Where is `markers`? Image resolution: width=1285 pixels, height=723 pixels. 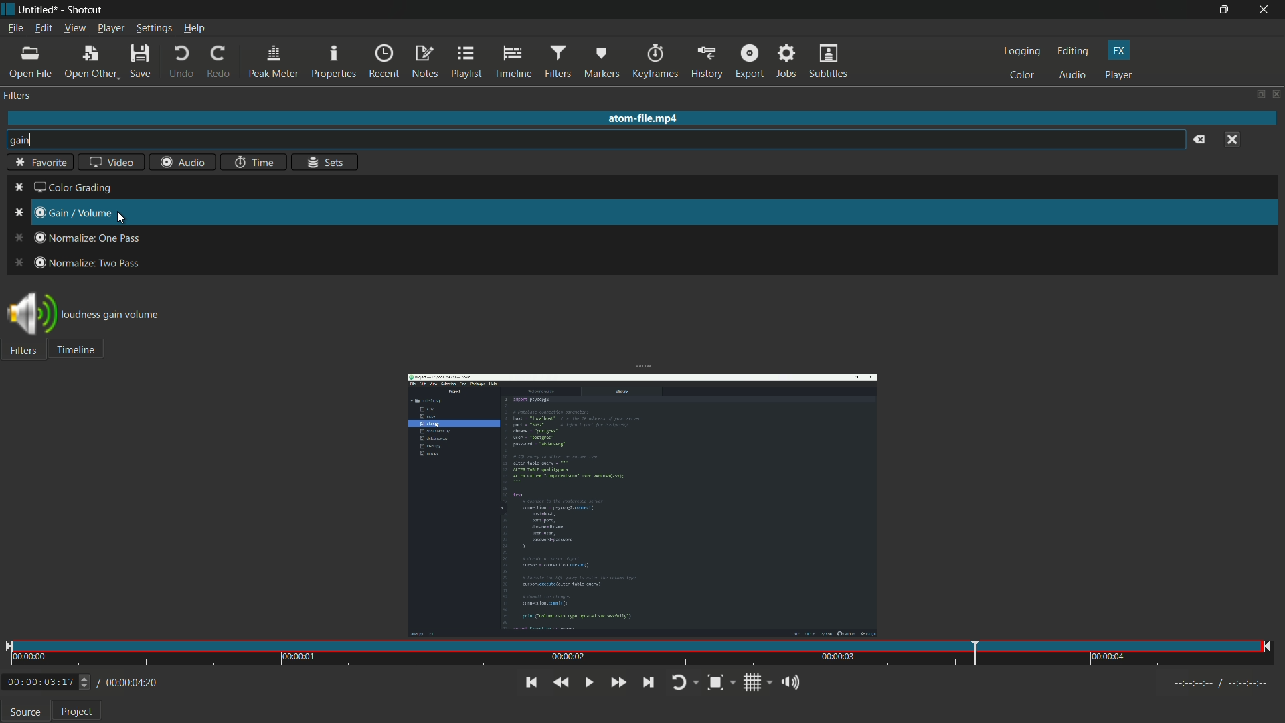 markers is located at coordinates (601, 62).